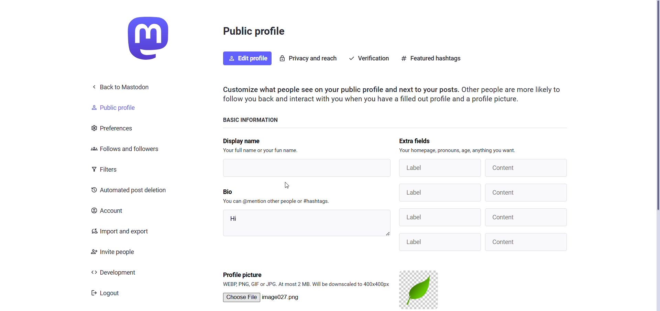 The image size is (660, 311). Describe the element at coordinates (106, 171) in the screenshot. I see `filters` at that location.